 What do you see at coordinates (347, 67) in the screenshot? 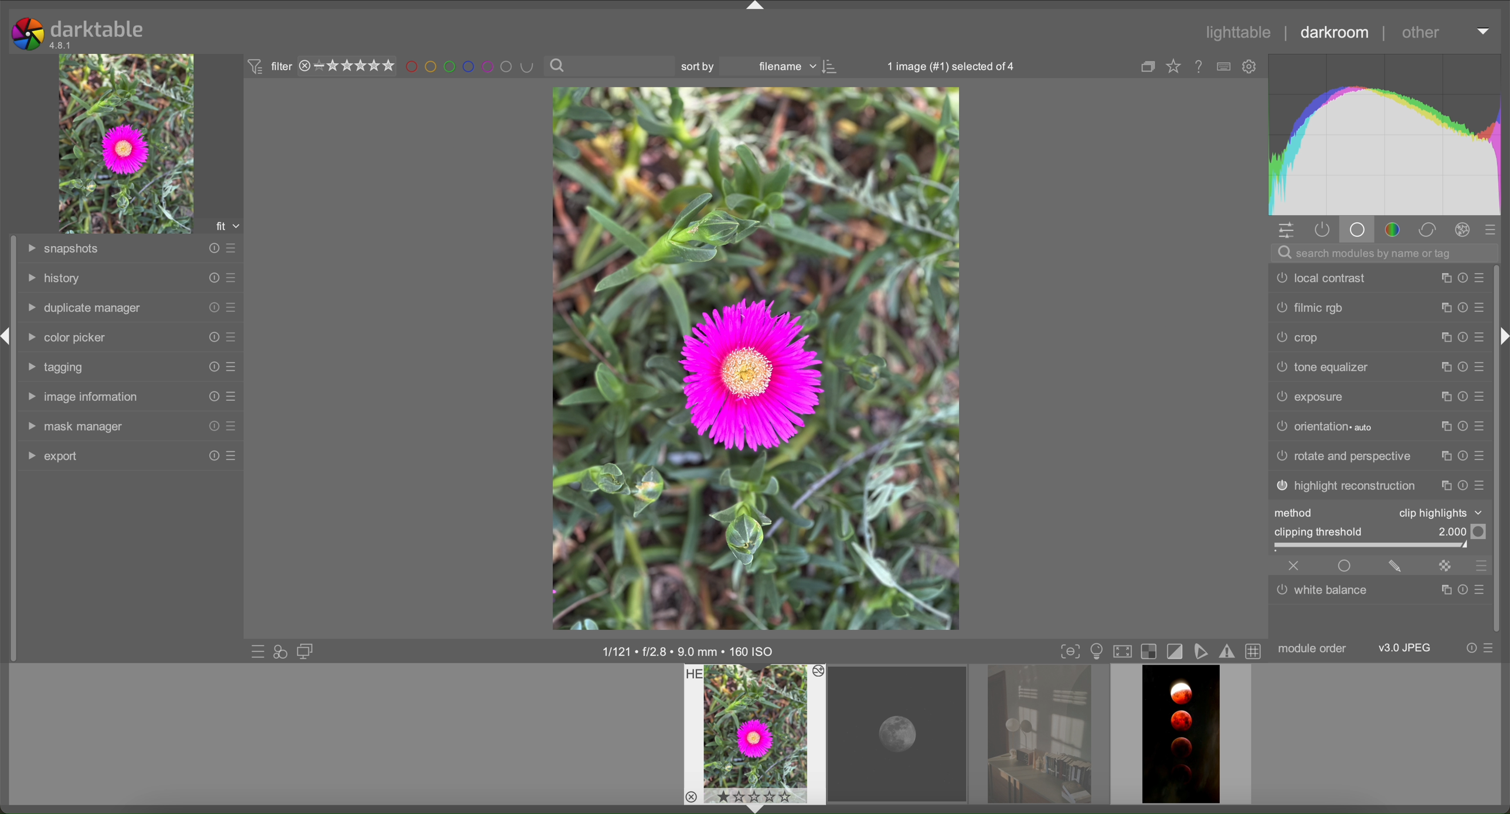
I see `rating` at bounding box center [347, 67].